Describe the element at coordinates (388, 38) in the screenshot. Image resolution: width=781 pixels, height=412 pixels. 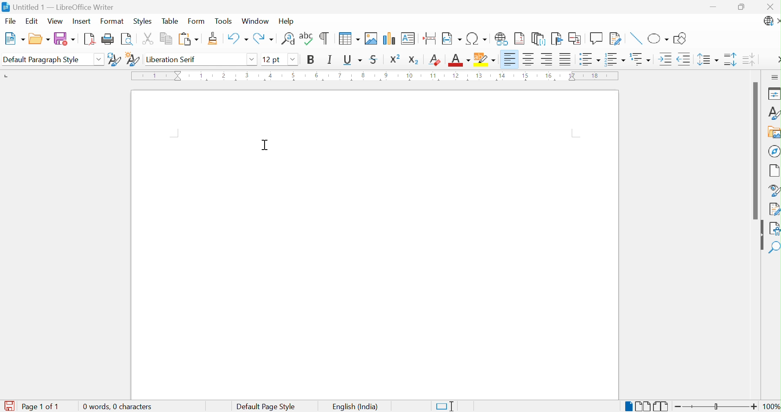
I see `Insert Chart` at that location.